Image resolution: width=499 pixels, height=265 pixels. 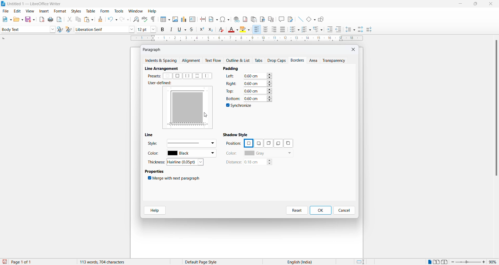 What do you see at coordinates (203, 262) in the screenshot?
I see `page style` at bounding box center [203, 262].